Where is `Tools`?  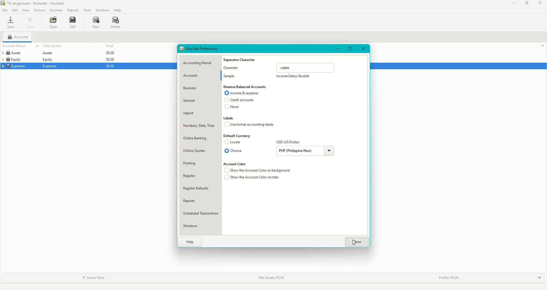
Tools is located at coordinates (87, 10).